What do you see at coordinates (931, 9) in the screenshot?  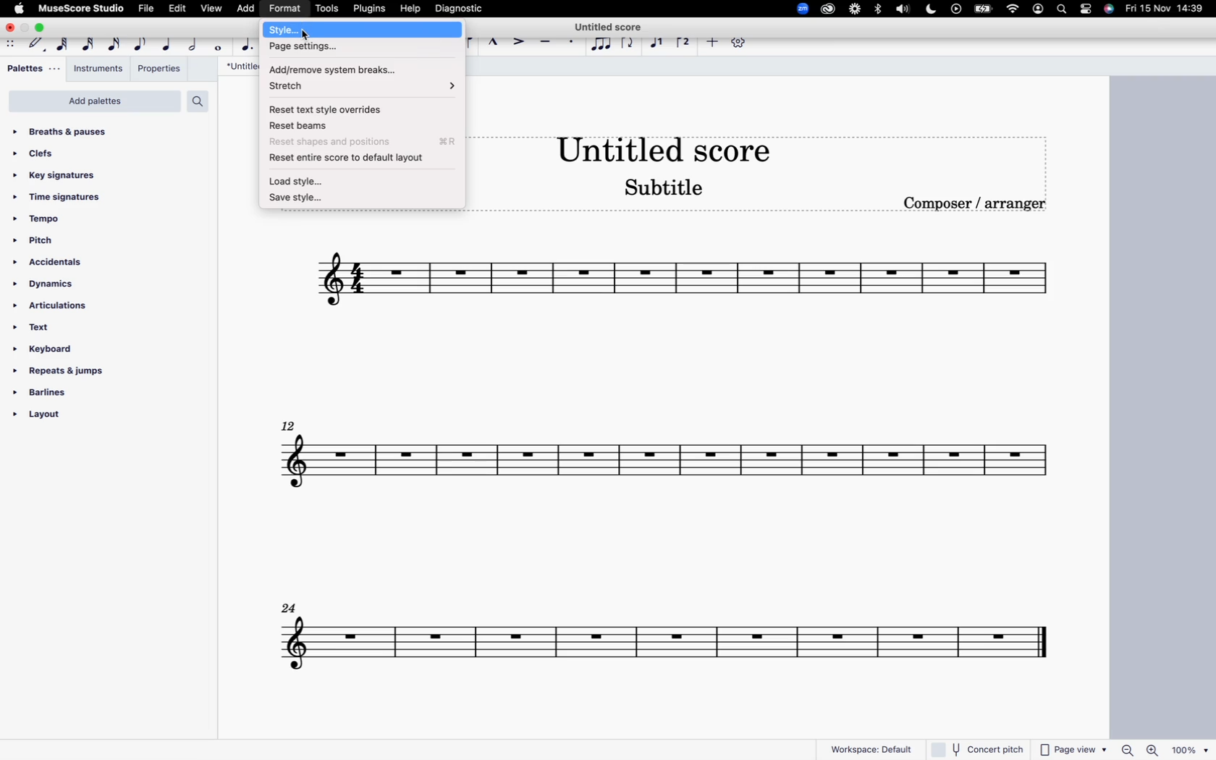 I see `do not distyrh` at bounding box center [931, 9].